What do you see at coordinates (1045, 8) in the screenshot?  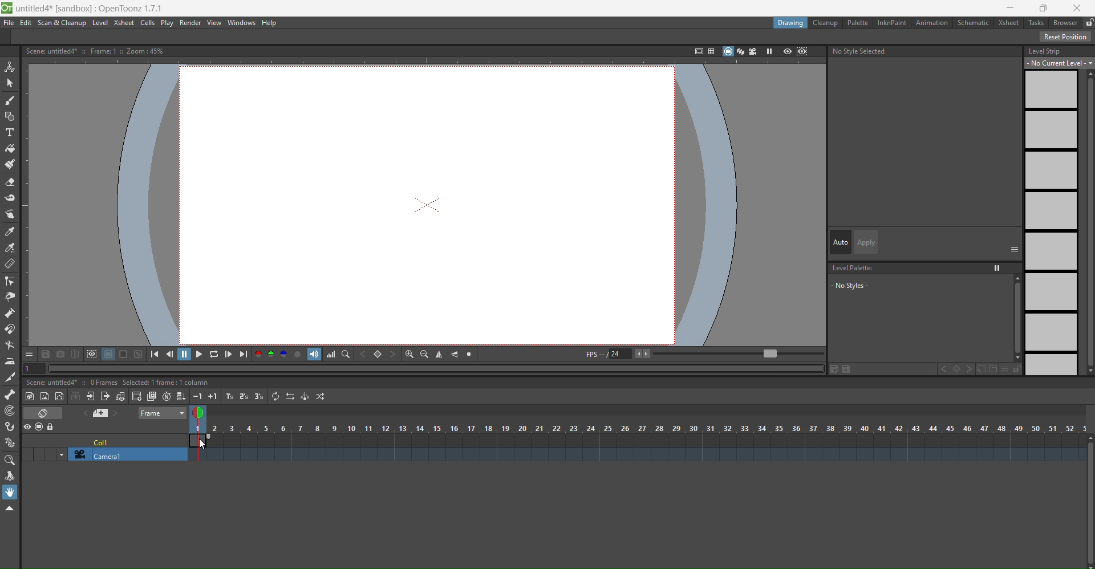 I see `Maximise` at bounding box center [1045, 8].